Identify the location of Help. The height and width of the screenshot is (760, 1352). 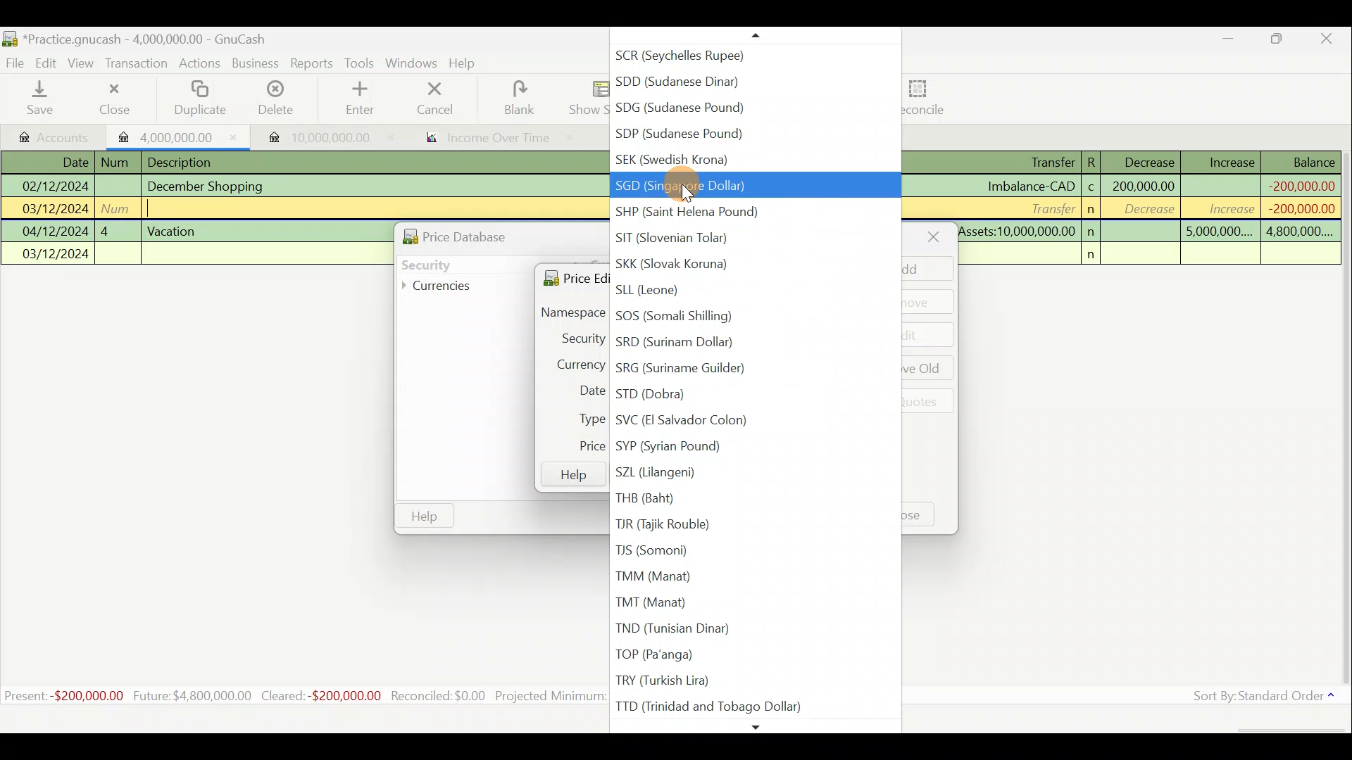
(572, 475).